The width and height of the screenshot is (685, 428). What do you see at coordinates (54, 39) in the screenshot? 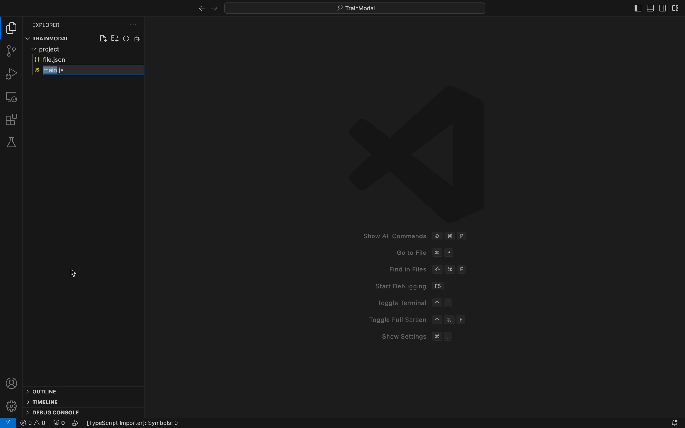
I see `TRAINMODAI` at bounding box center [54, 39].